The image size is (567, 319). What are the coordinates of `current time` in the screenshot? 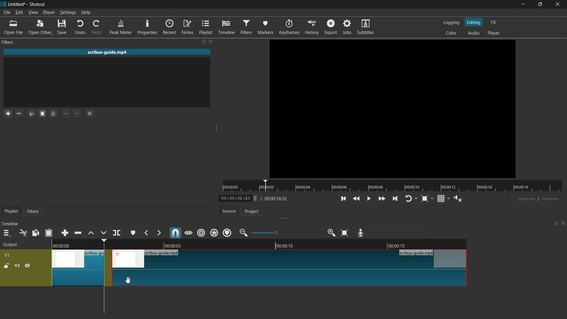 It's located at (235, 198).